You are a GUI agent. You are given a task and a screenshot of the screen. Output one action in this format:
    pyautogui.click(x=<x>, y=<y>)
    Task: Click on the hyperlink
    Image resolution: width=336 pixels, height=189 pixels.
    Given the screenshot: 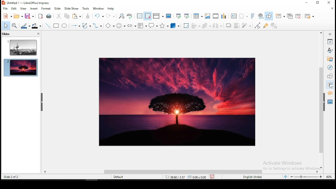 What is the action you would take?
    pyautogui.click(x=261, y=16)
    